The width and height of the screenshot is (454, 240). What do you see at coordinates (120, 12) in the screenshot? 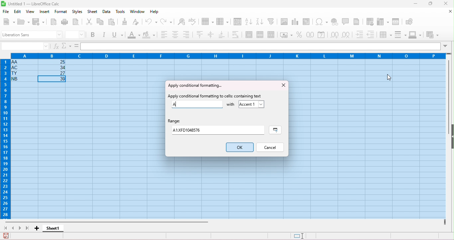
I see `tools` at bounding box center [120, 12].